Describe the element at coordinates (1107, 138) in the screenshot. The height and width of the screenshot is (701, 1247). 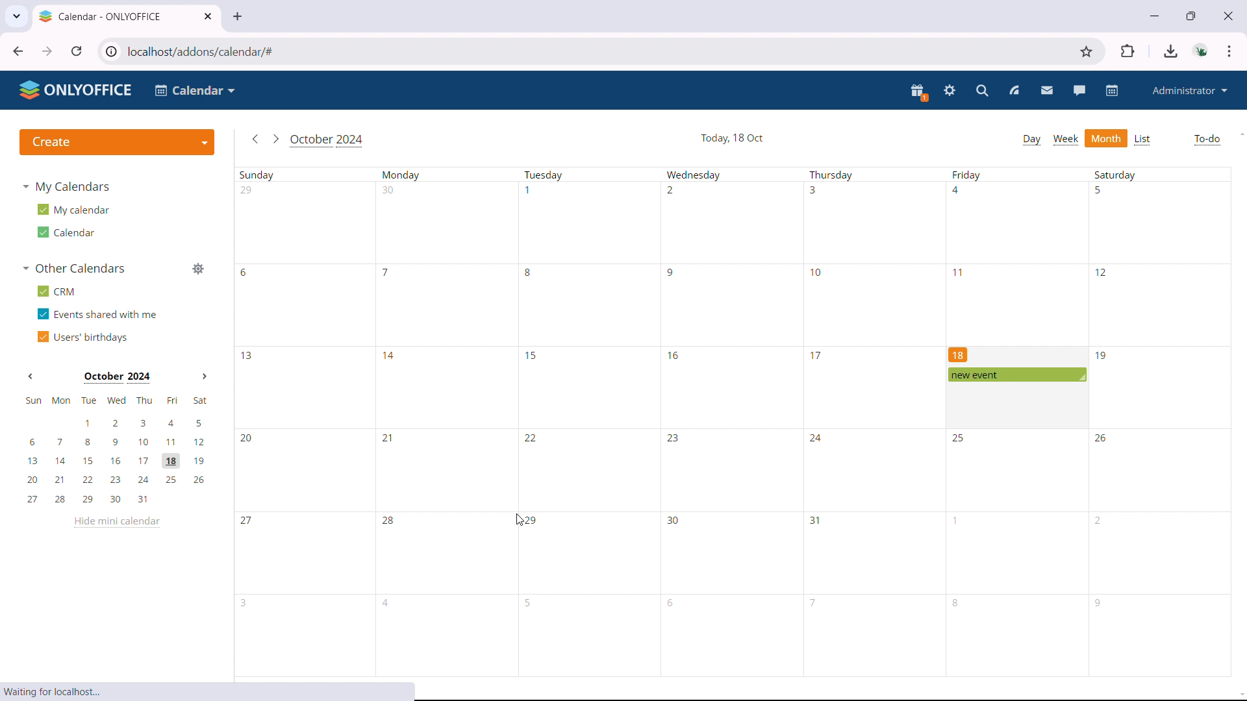
I see `month` at that location.